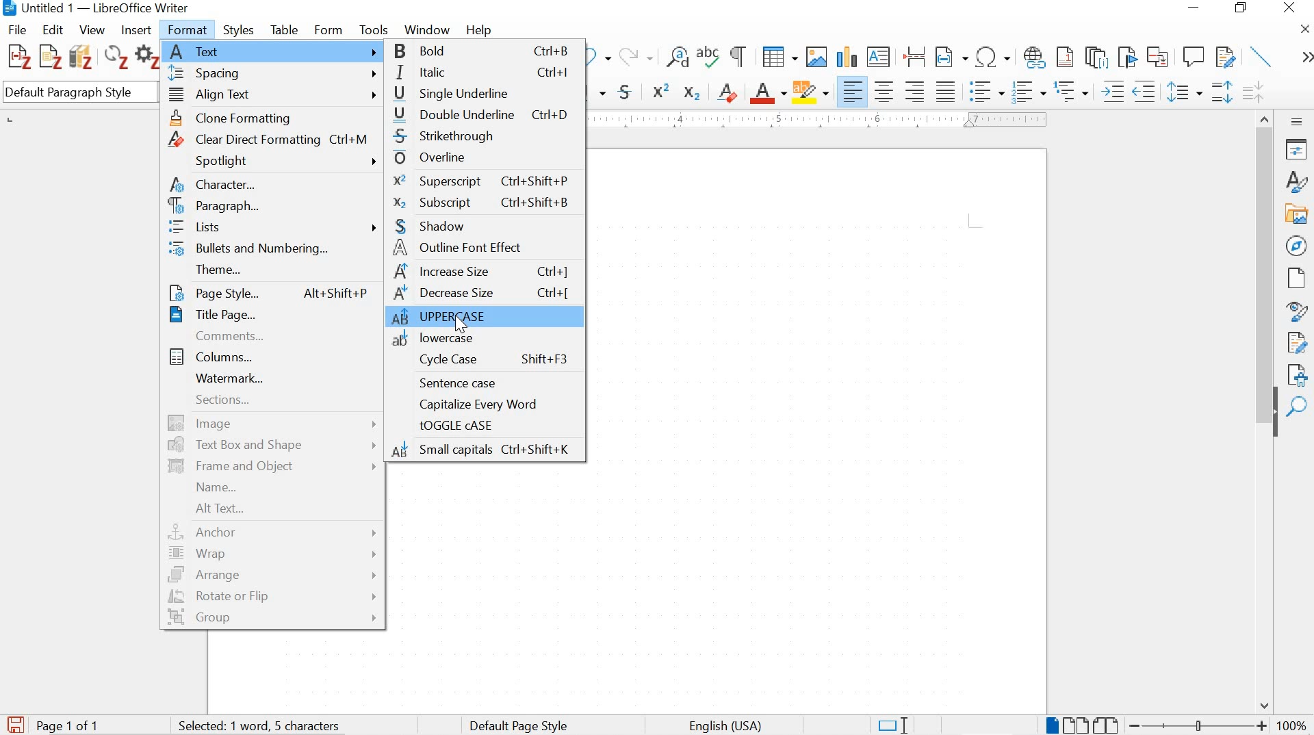 This screenshot has width=1314, height=735. What do you see at coordinates (662, 90) in the screenshot?
I see `superscript` at bounding box center [662, 90].